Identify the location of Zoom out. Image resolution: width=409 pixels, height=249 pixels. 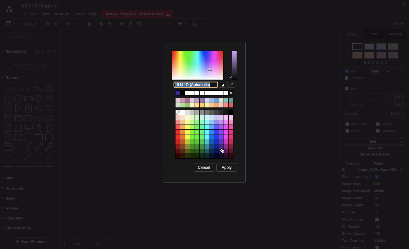
(57, 24).